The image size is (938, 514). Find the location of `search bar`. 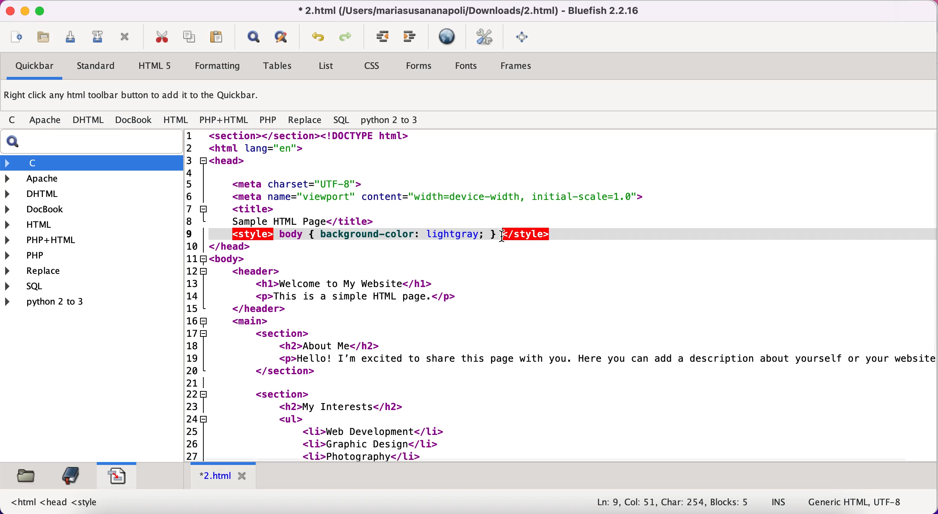

search bar is located at coordinates (90, 142).